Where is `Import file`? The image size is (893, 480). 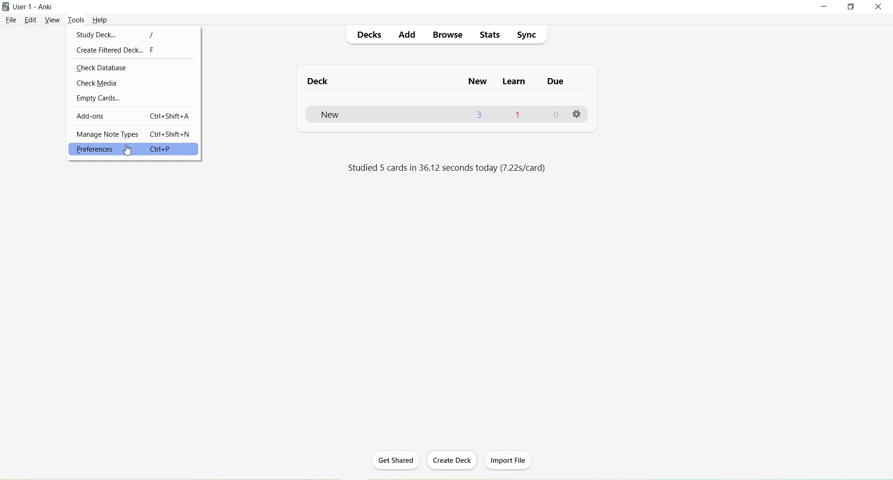
Import file is located at coordinates (510, 459).